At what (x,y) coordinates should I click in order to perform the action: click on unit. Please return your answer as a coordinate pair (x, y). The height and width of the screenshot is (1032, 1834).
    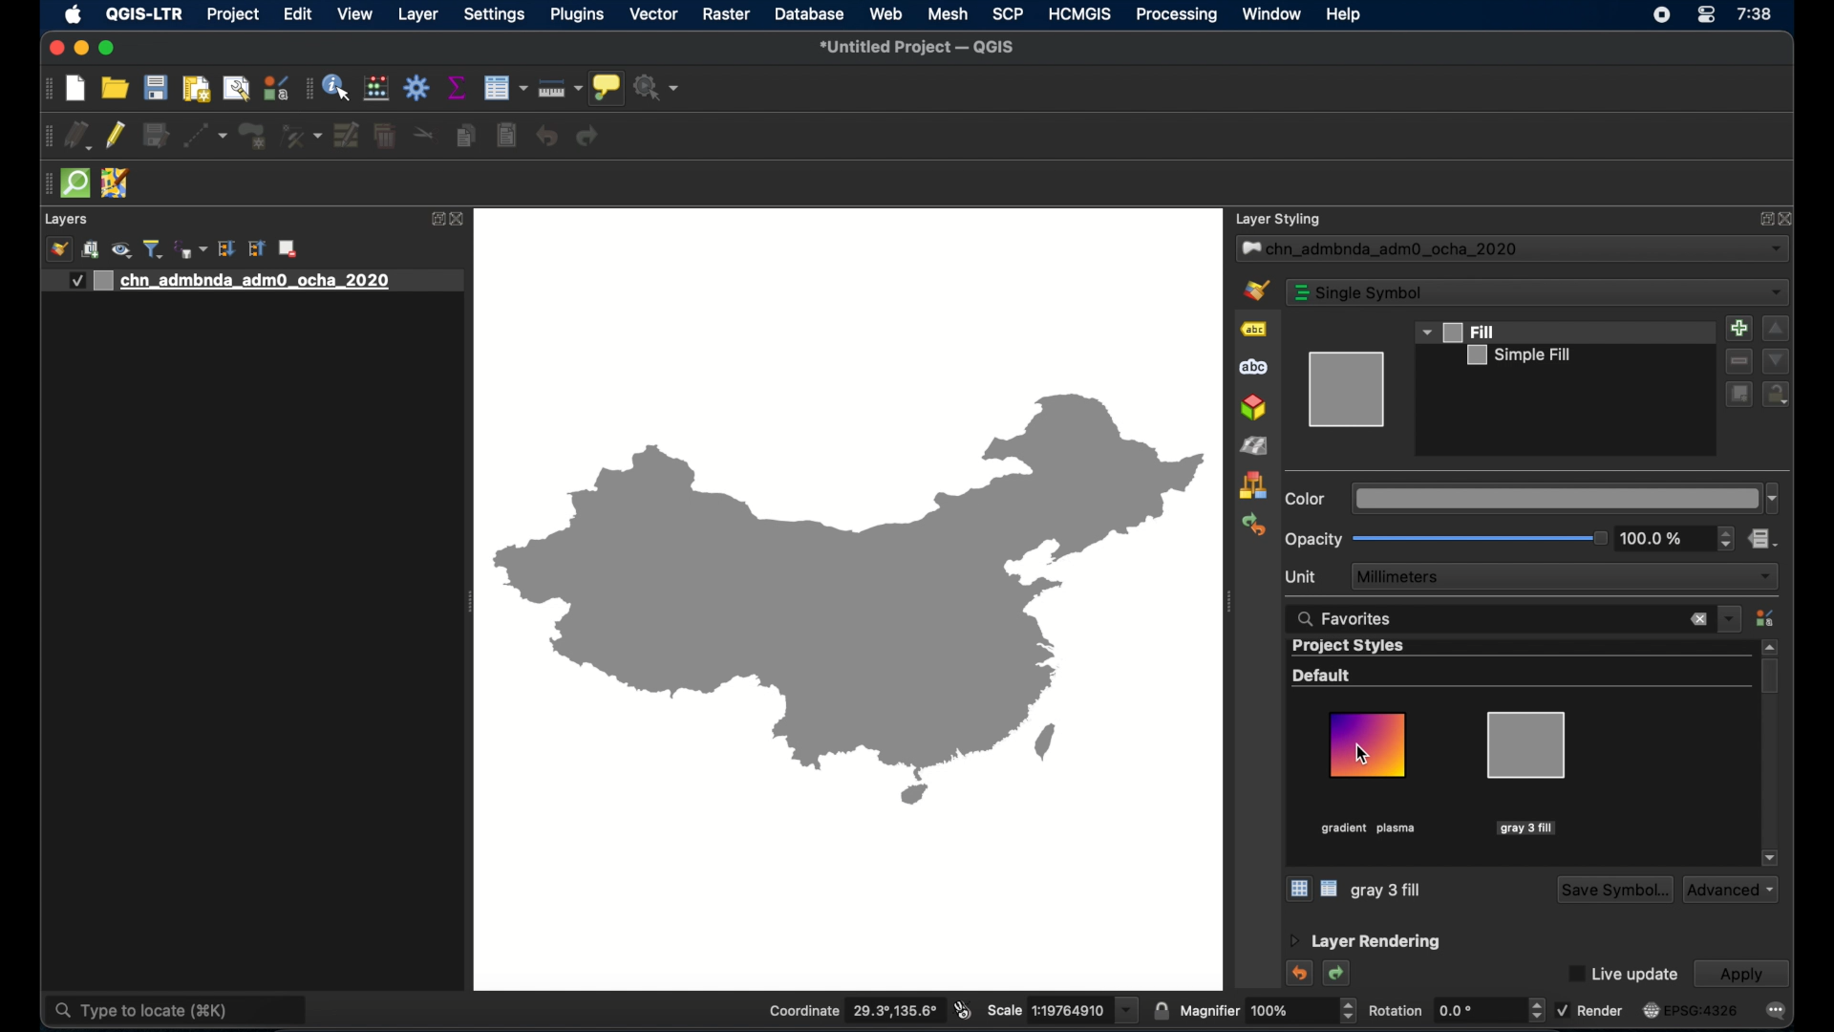
    Looking at the image, I should click on (1300, 577).